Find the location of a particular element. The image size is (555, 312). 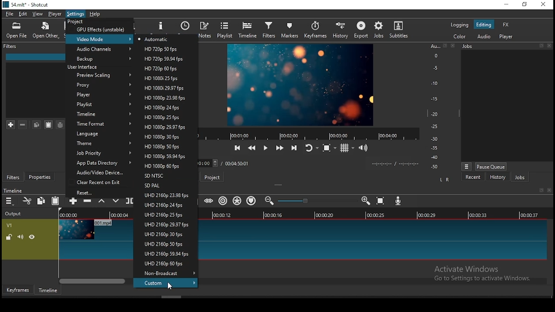

pause queue is located at coordinates (491, 166).